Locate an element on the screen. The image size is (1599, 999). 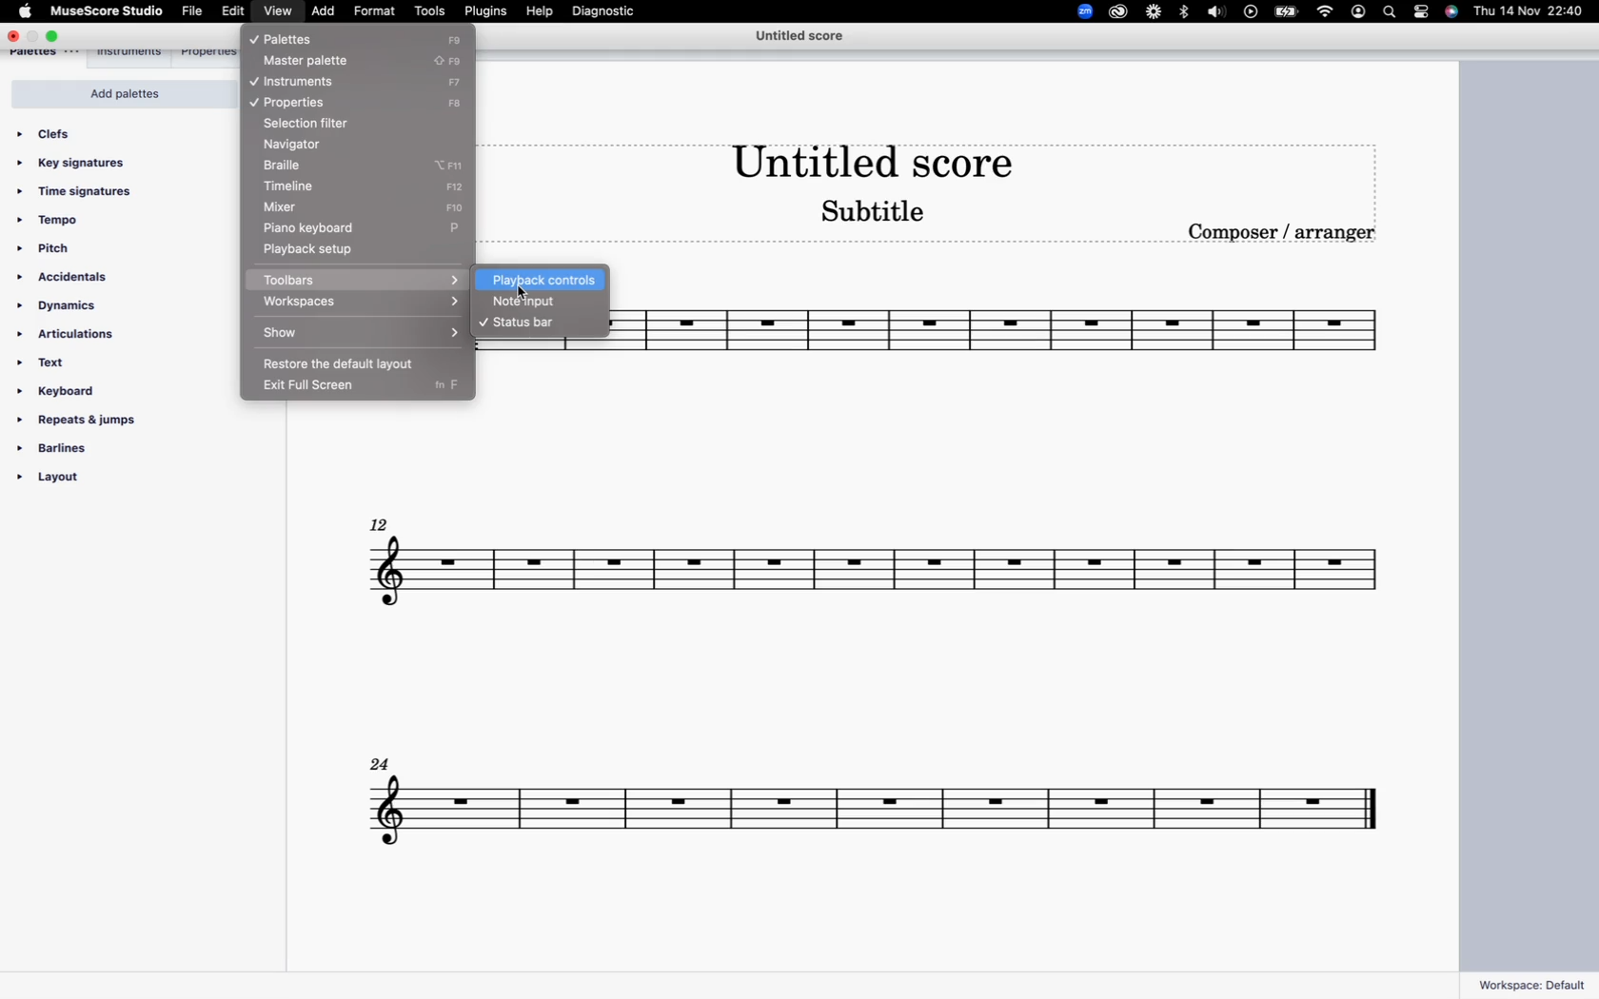
exit full screen is located at coordinates (328, 388).